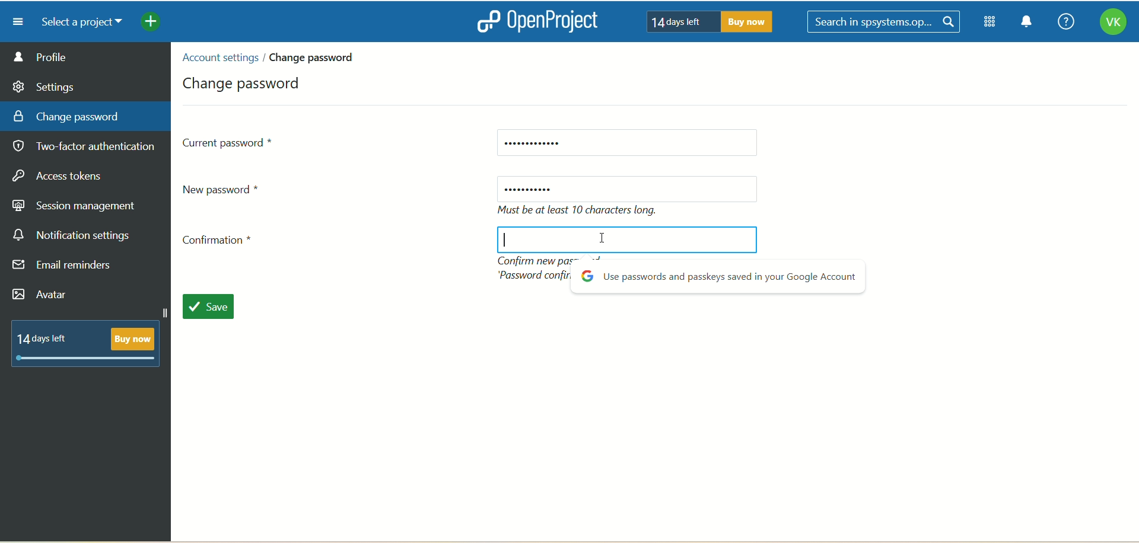  I want to click on confirmation, so click(221, 243).